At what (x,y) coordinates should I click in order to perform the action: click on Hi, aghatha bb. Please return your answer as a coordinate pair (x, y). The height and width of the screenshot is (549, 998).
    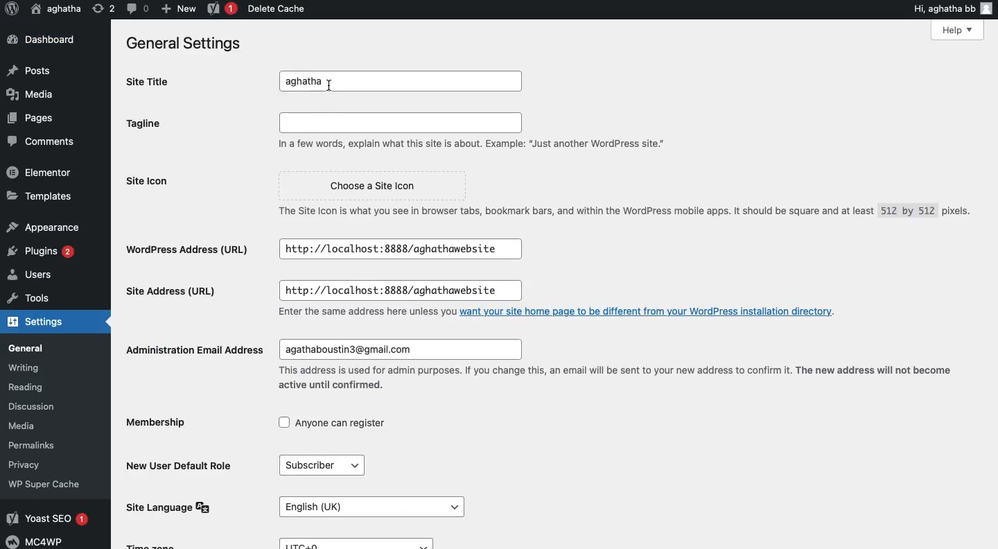
    Looking at the image, I should click on (949, 9).